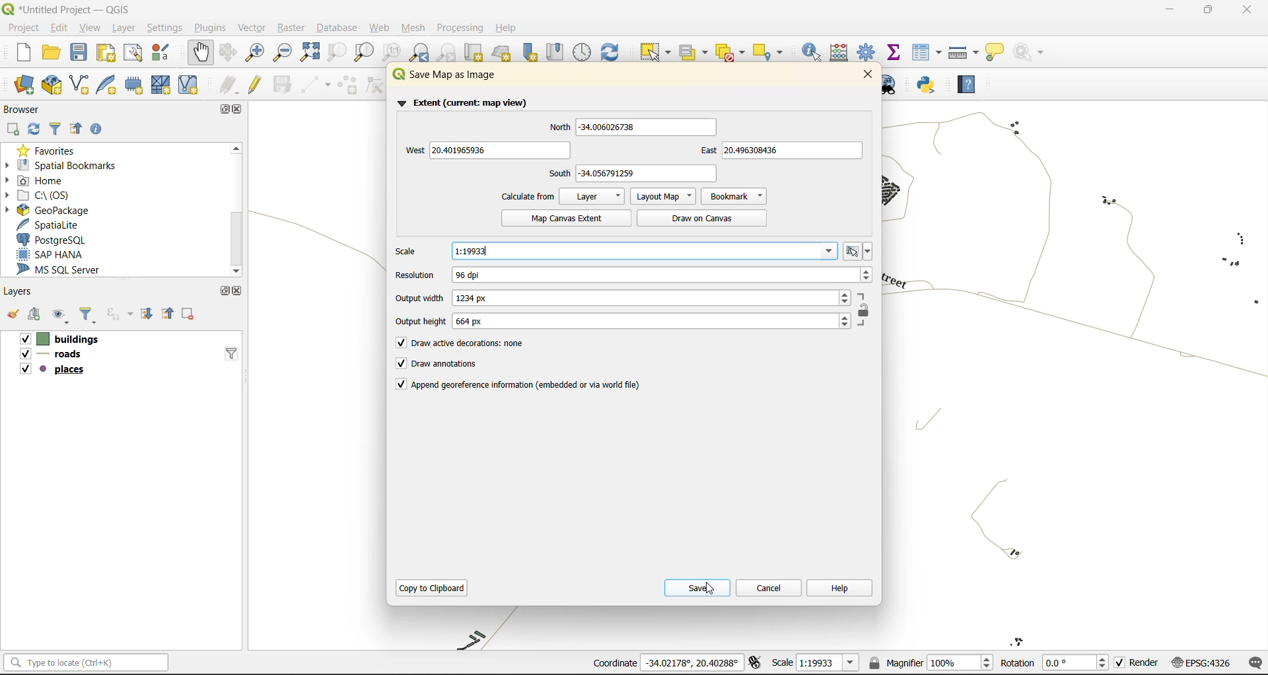 The height and width of the screenshot is (675, 1268). Describe the element at coordinates (697, 587) in the screenshot. I see `save` at that location.